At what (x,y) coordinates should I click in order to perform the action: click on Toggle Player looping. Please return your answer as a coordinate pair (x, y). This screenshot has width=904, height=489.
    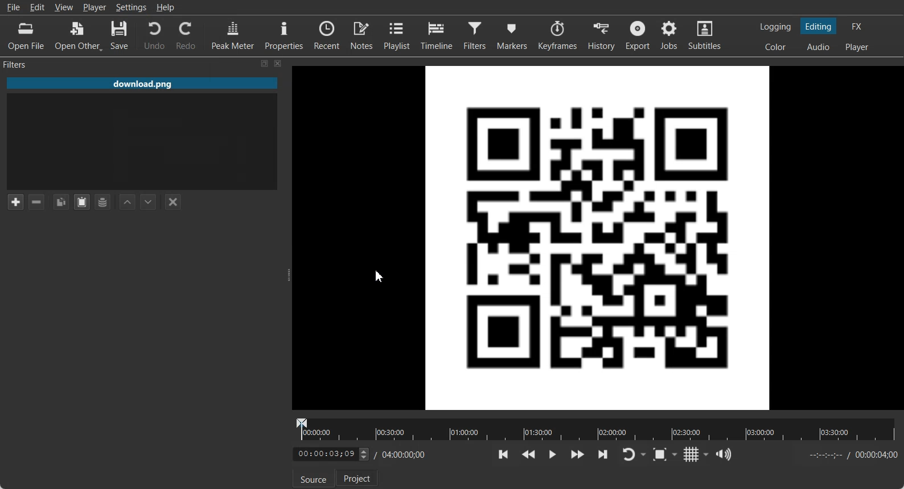
    Looking at the image, I should click on (634, 455).